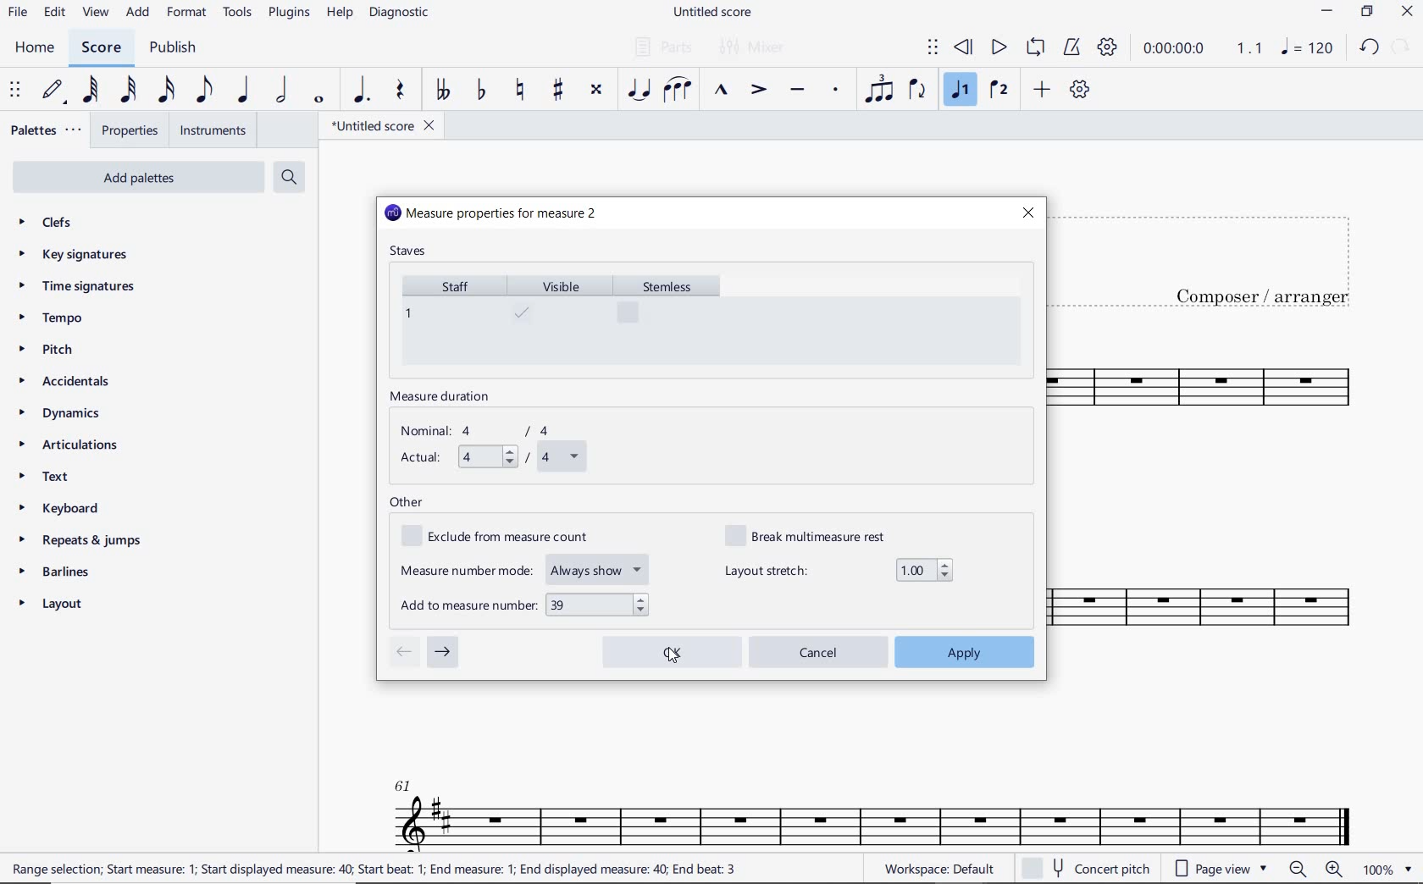  I want to click on break multimeasure rest, so click(817, 534).